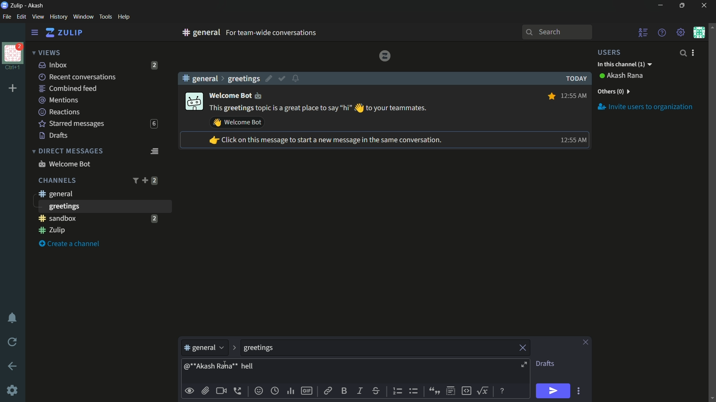  I want to click on zulip, so click(64, 33).